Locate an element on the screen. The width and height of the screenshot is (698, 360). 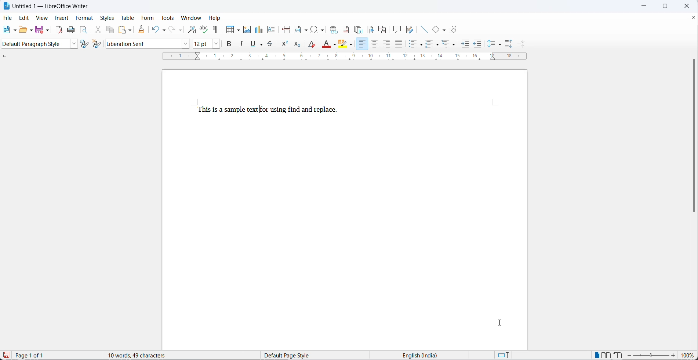
single page view is located at coordinates (597, 354).